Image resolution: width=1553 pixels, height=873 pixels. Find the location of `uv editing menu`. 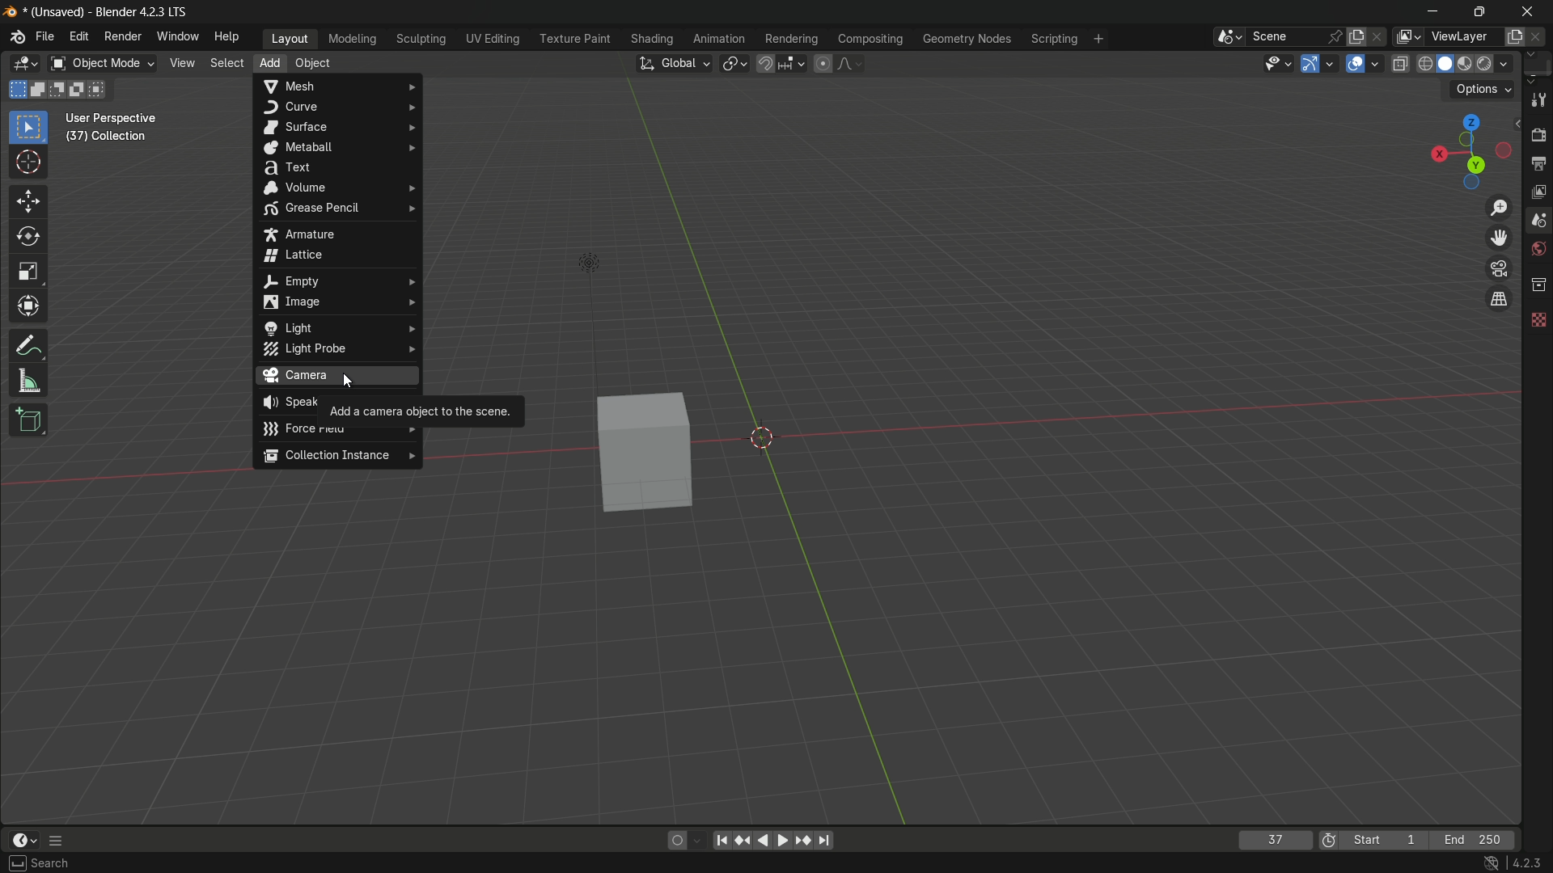

uv editing menu is located at coordinates (493, 38).